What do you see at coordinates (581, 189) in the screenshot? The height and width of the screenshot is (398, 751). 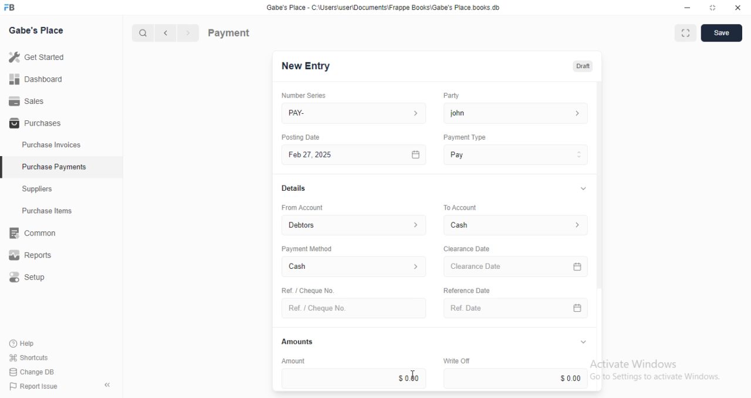 I see `expand/collapse` at bounding box center [581, 189].